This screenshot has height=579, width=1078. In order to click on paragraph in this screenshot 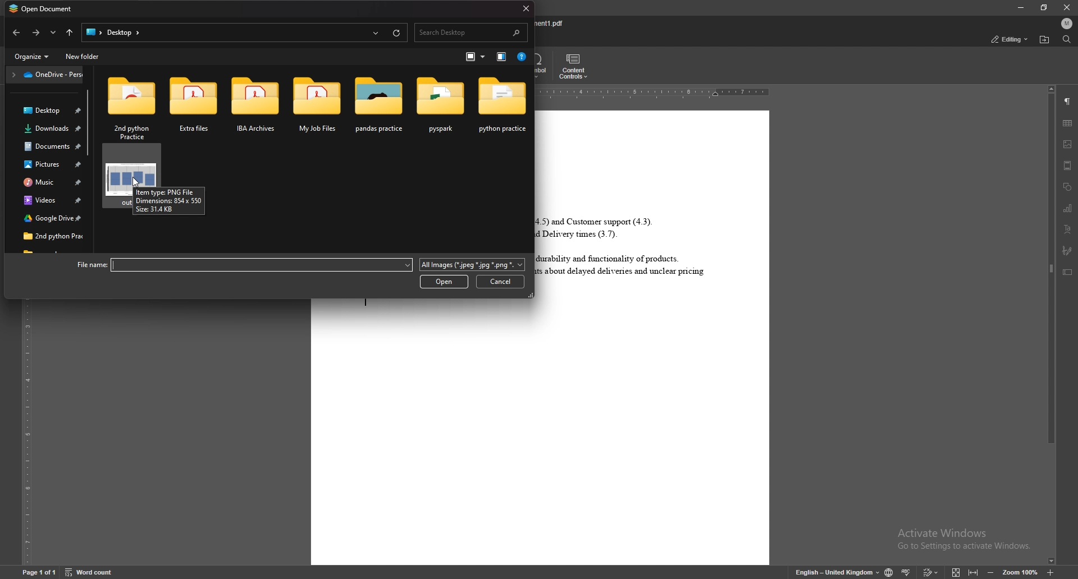, I will do `click(1068, 102)`.